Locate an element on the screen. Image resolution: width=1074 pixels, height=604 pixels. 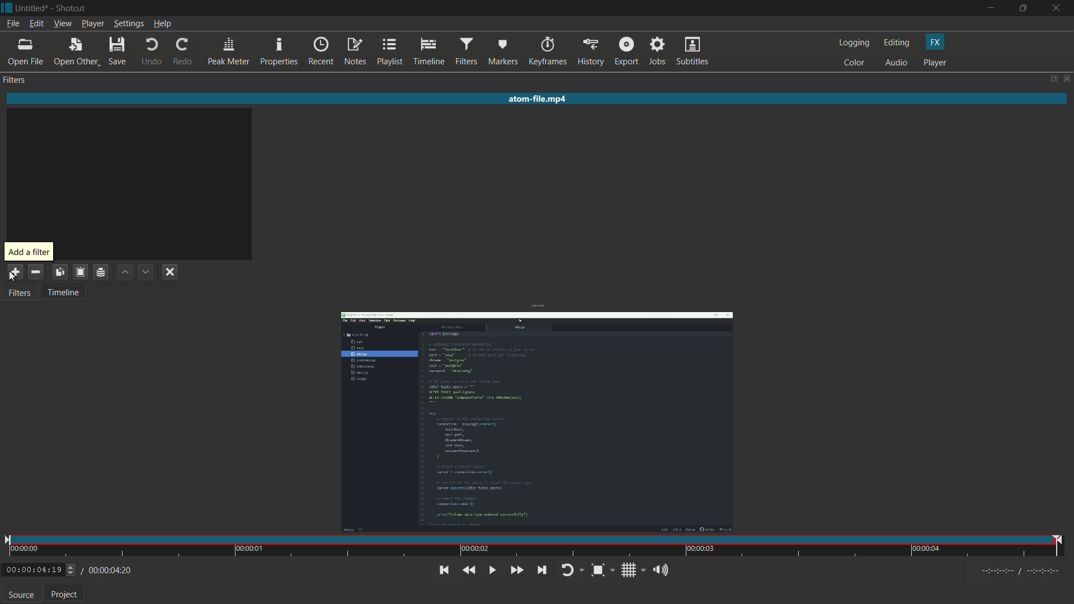
move filter down is located at coordinates (147, 272).